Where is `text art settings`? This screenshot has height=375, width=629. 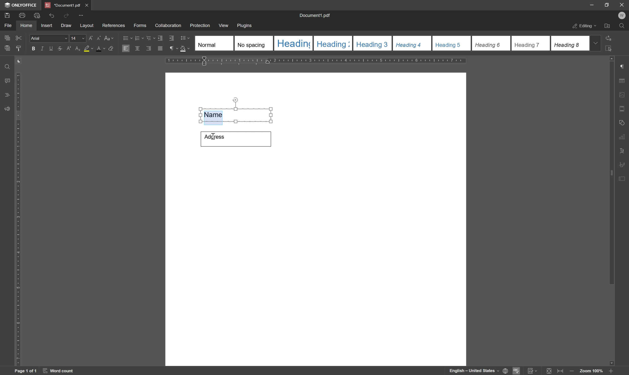
text art settings is located at coordinates (624, 151).